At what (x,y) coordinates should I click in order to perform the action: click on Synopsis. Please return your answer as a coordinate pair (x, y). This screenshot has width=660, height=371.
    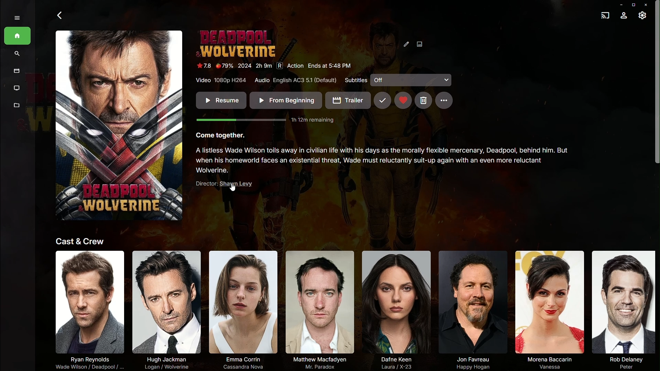
    Looking at the image, I should click on (384, 161).